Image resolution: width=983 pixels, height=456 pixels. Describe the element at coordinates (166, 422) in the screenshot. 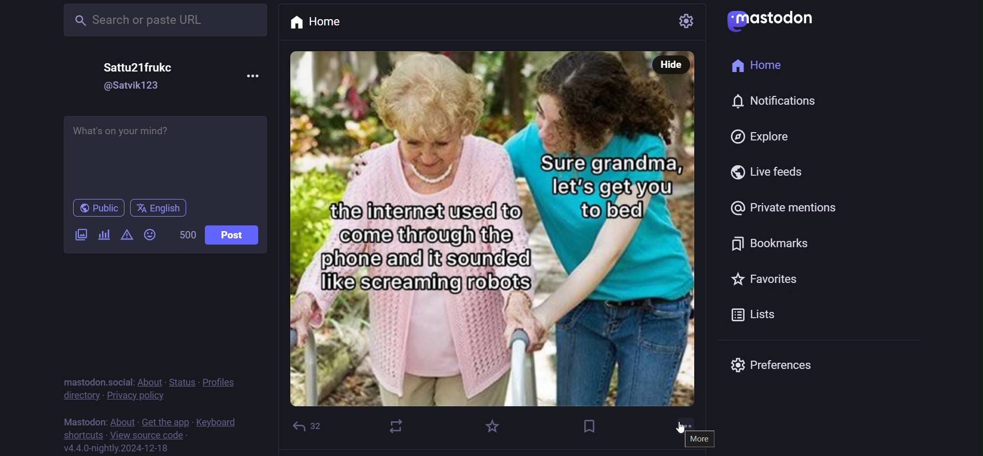

I see `get the app` at that location.